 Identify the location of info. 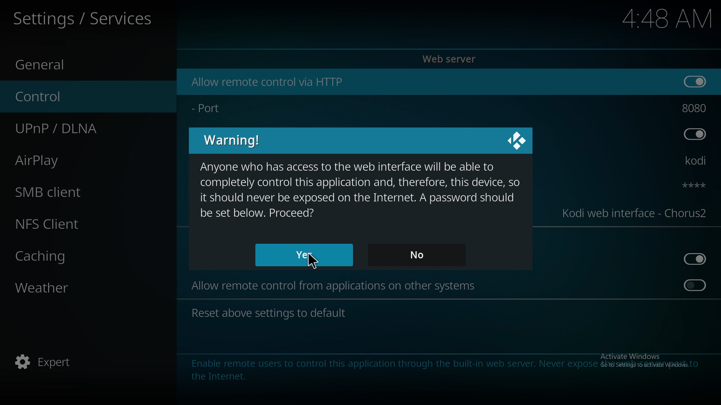
(445, 369).